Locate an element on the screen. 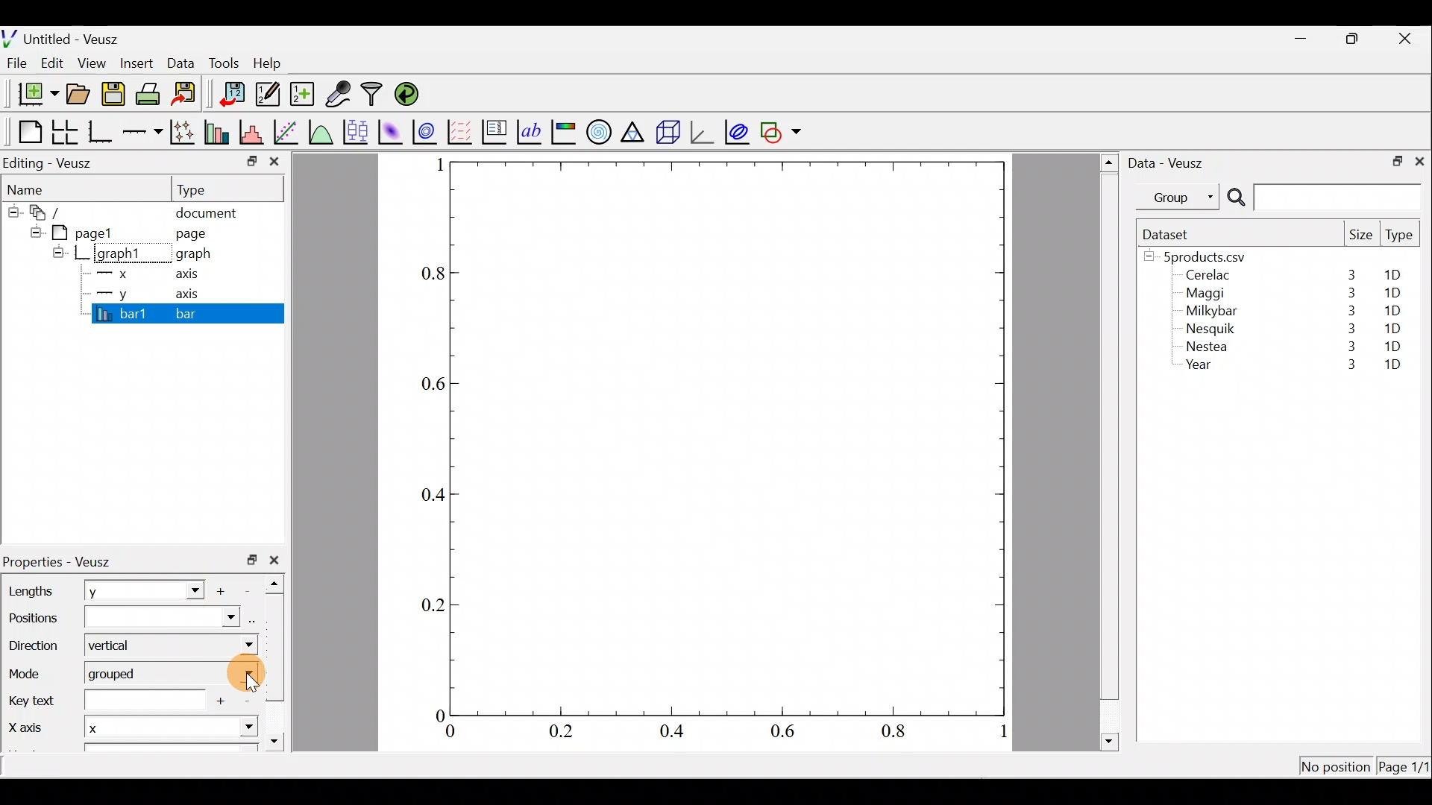 The height and width of the screenshot is (805, 1432). Add an axis to the plot is located at coordinates (145, 132).